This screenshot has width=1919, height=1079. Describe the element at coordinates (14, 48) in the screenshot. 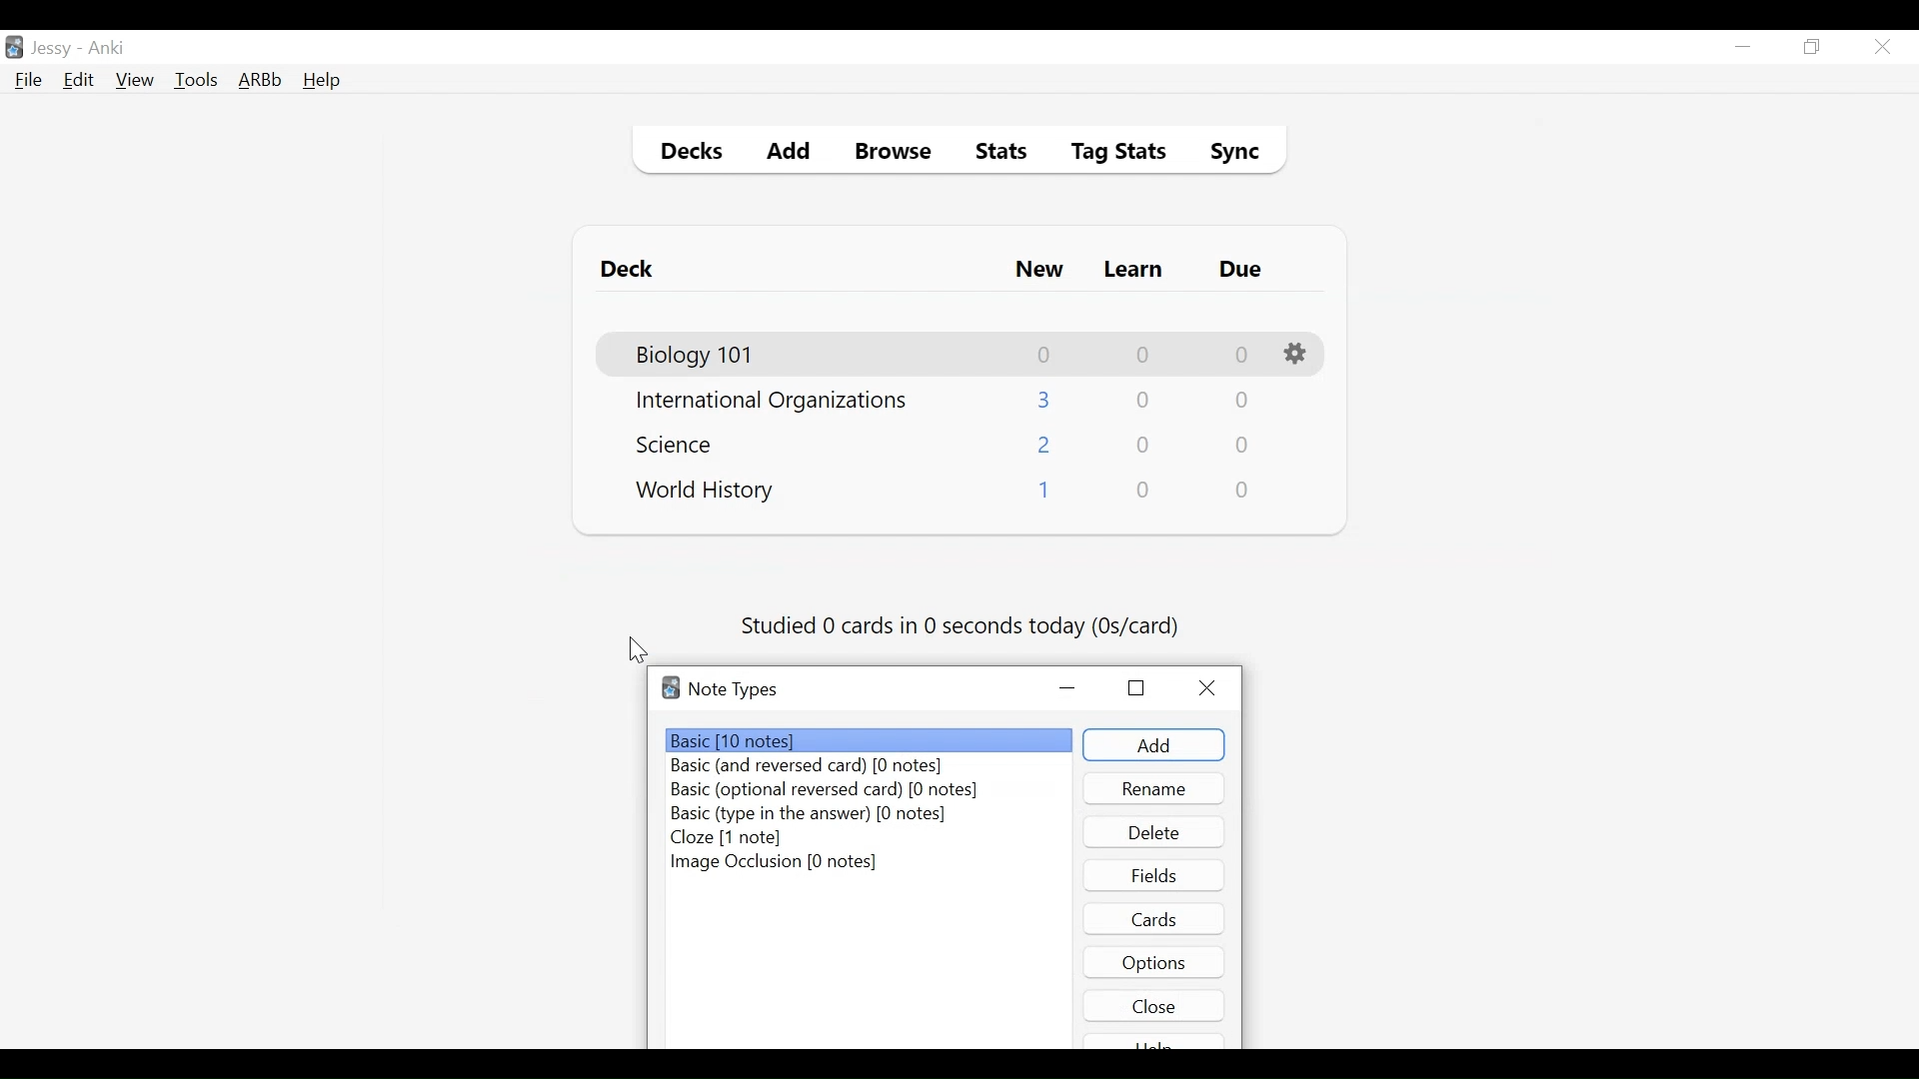

I see `Anki Desktop icon` at that location.